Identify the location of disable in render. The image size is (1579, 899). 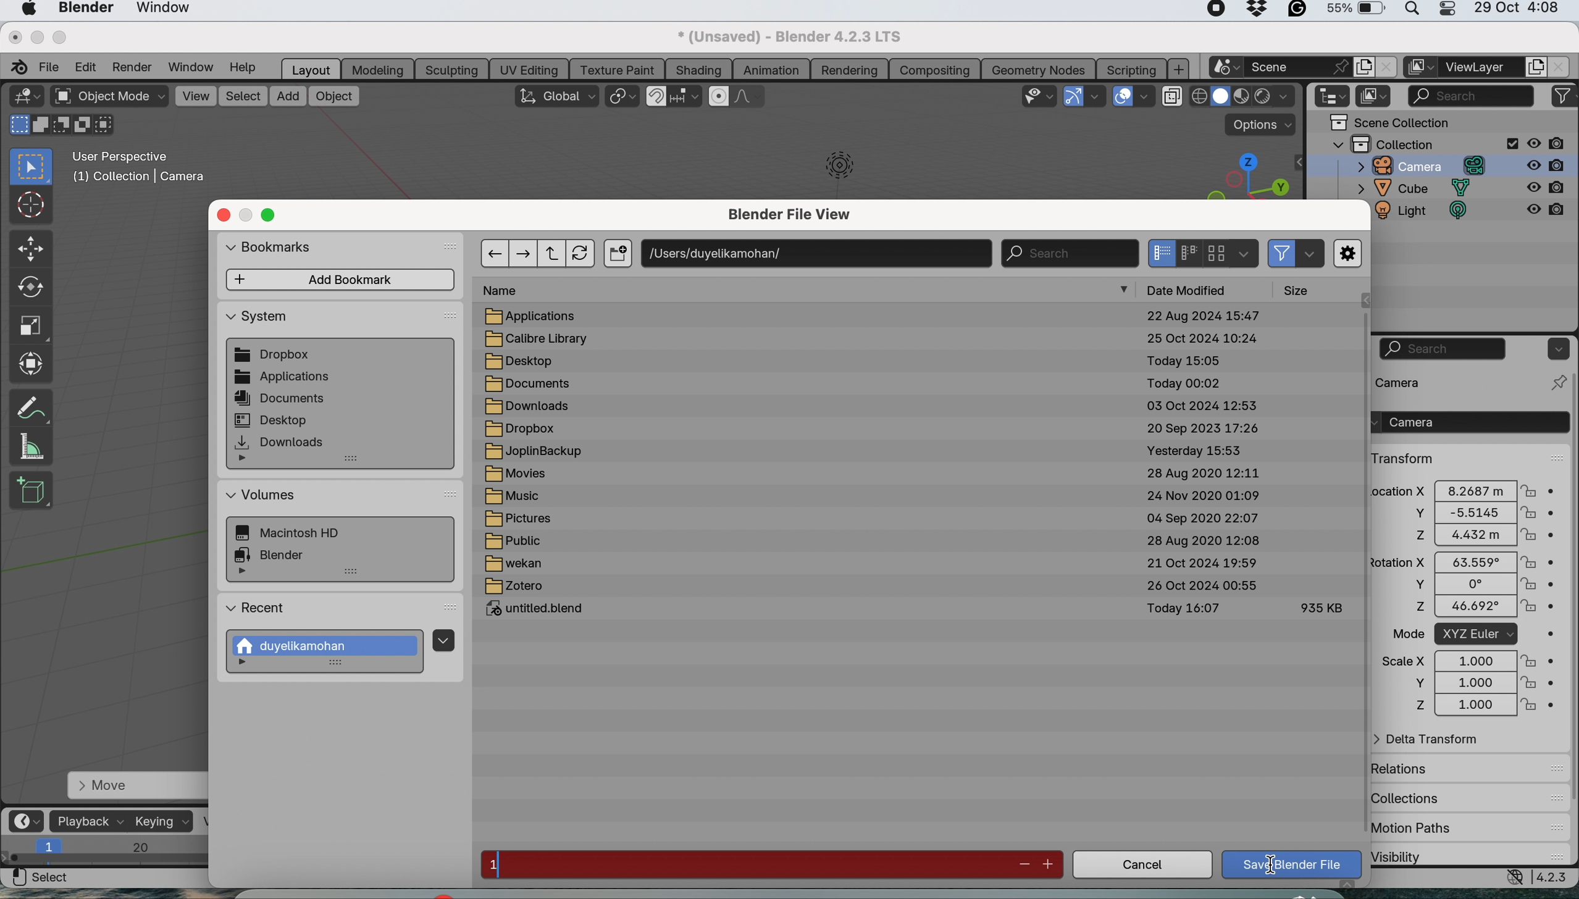
(1548, 164).